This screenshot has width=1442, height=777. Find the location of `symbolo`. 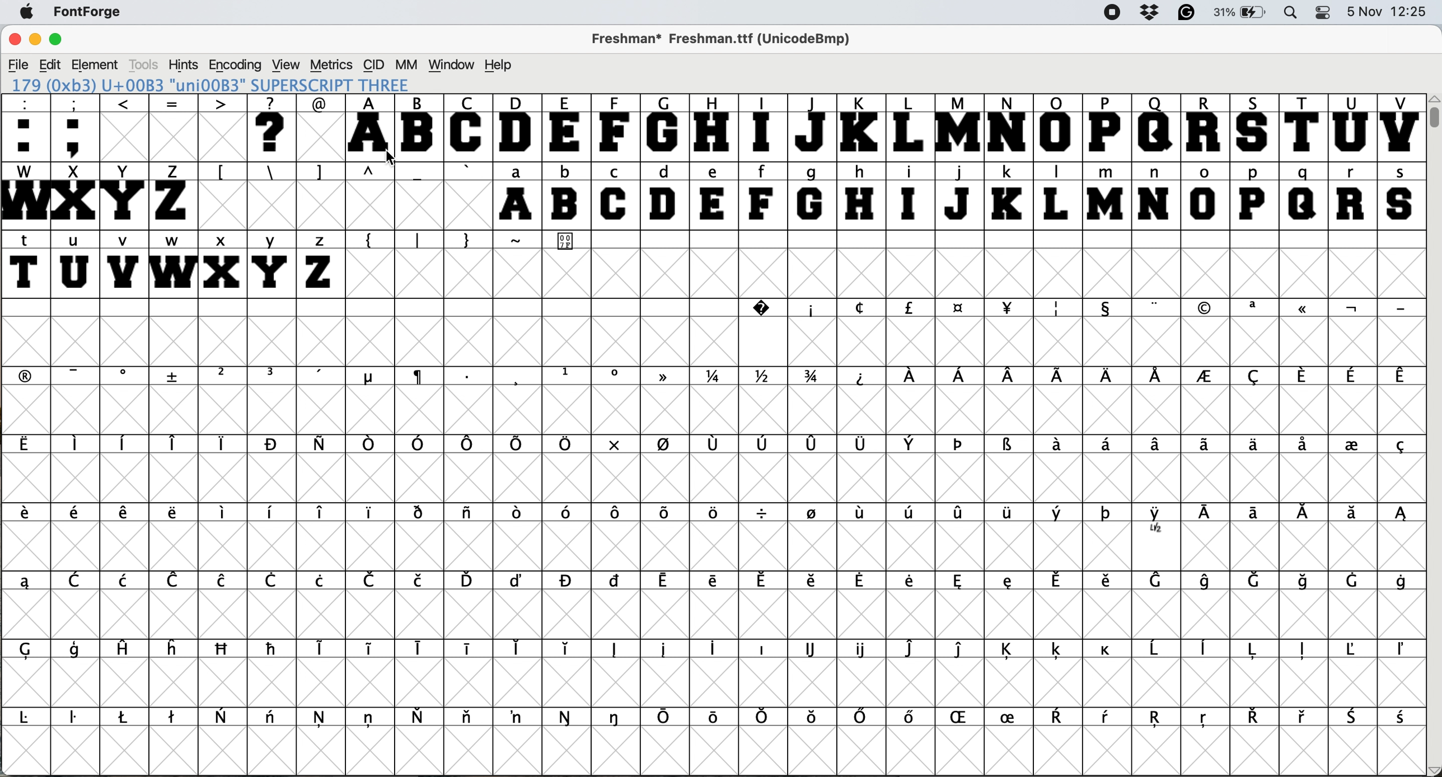

symbolo is located at coordinates (224, 513).